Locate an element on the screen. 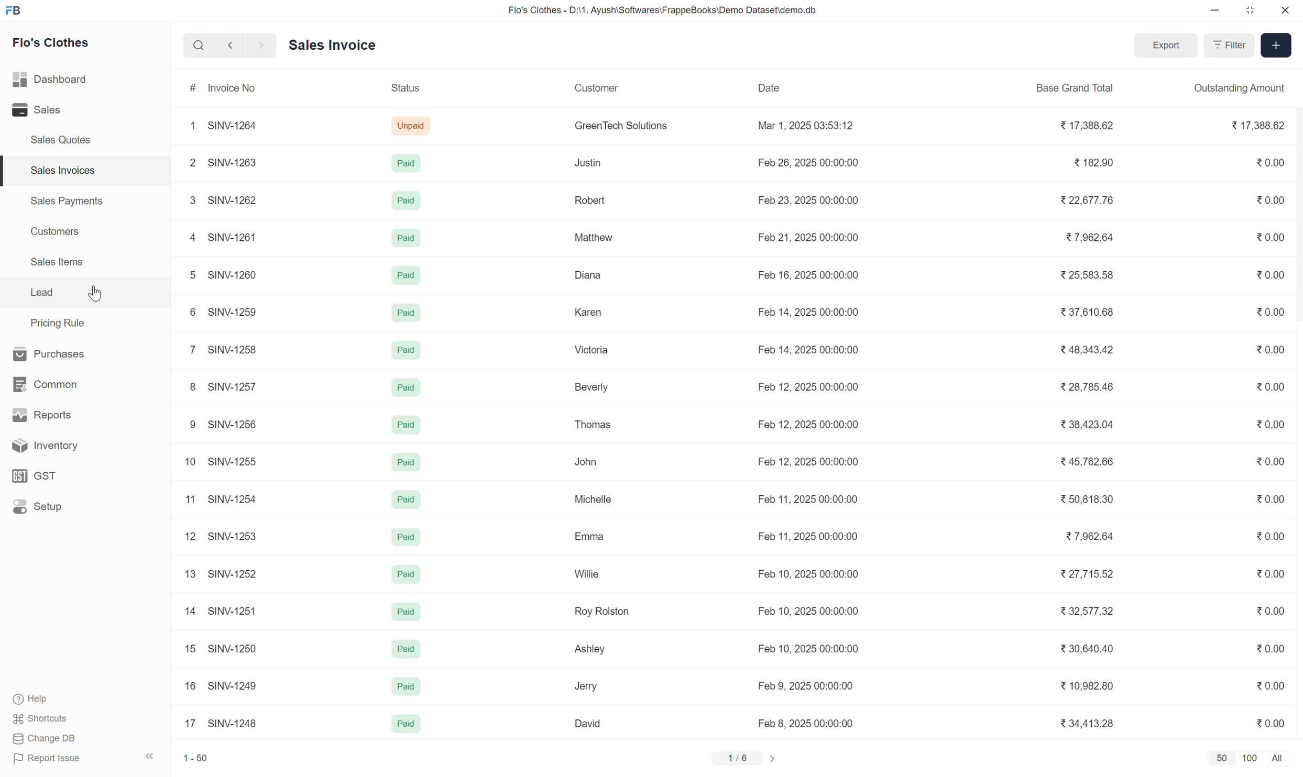 The height and width of the screenshot is (777, 1303). Karen is located at coordinates (585, 312).